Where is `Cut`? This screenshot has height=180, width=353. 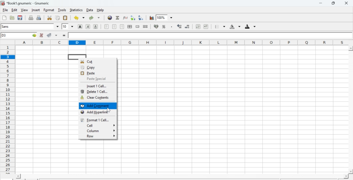 Cut is located at coordinates (50, 18).